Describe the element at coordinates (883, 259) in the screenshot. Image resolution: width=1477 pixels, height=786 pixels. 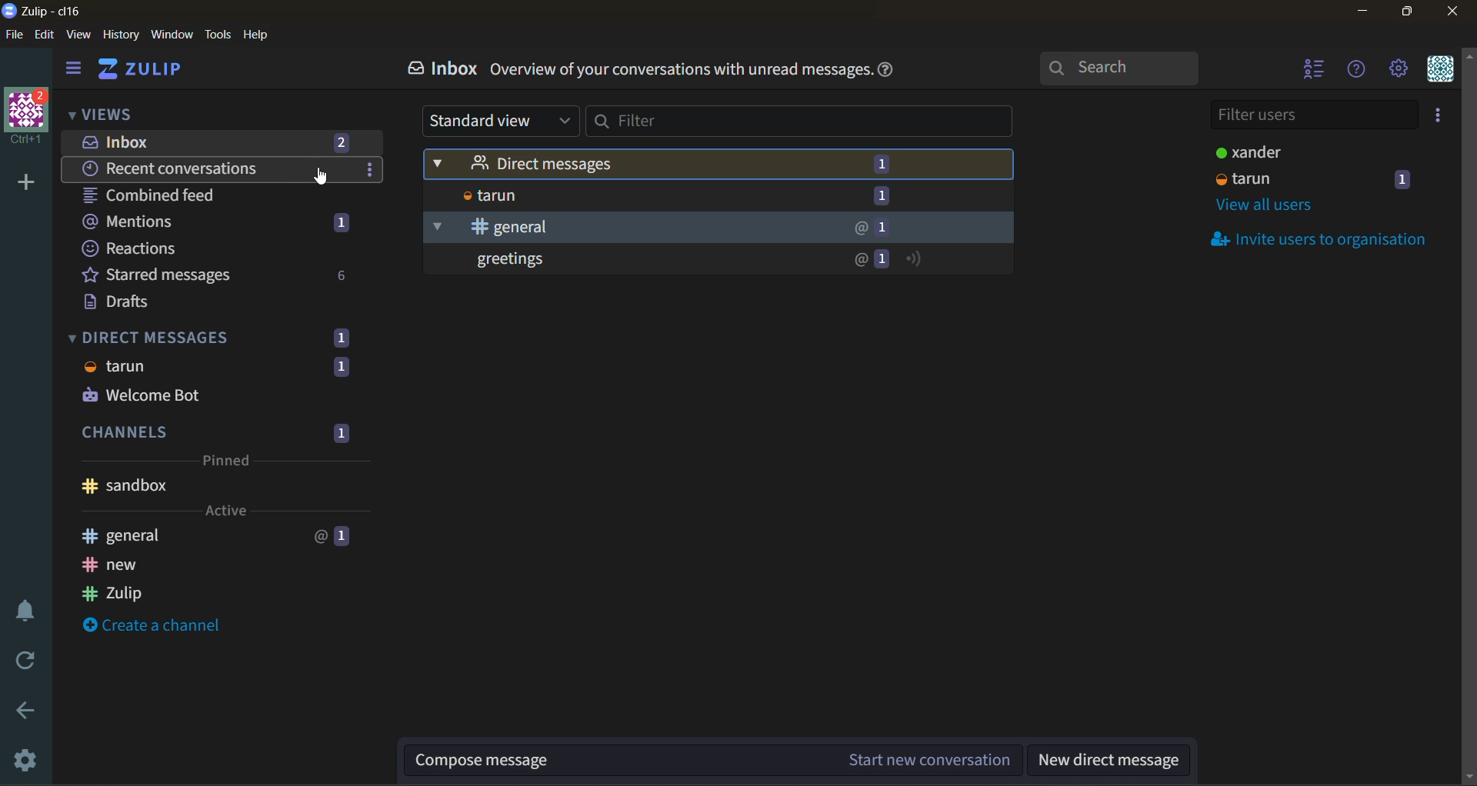
I see `1 message` at that location.